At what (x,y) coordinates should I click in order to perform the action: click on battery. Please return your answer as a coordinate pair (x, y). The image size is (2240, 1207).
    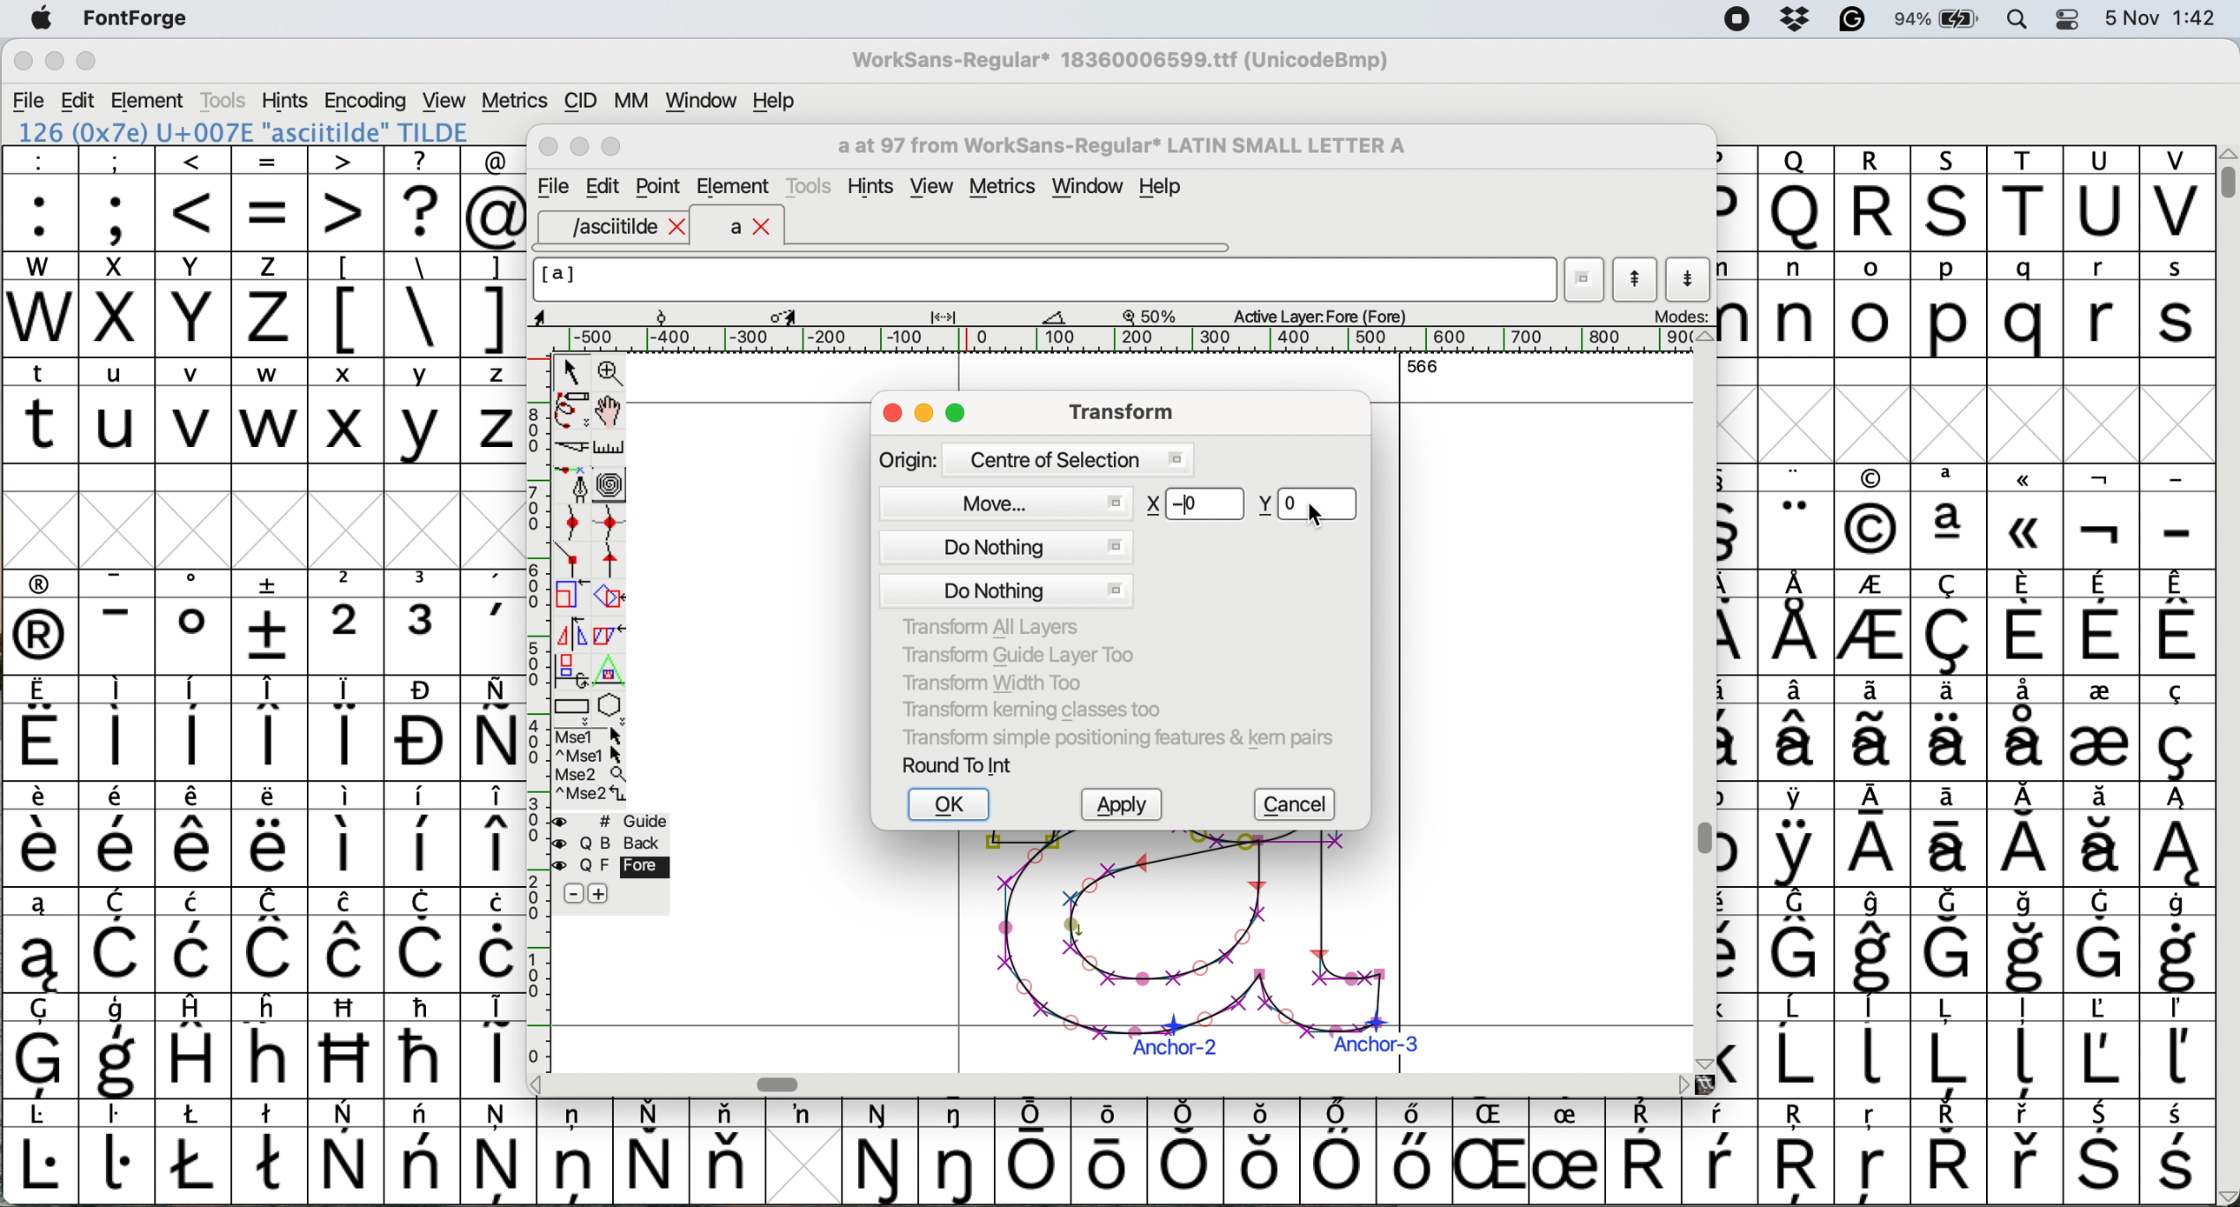
    Looking at the image, I should click on (1943, 18).